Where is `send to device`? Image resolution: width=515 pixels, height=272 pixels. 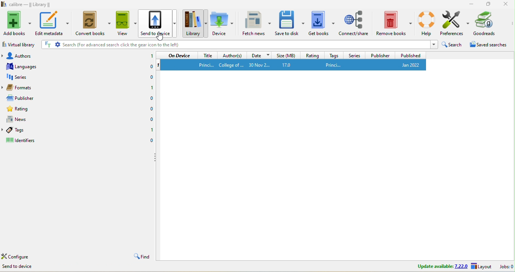
send to device is located at coordinates (21, 266).